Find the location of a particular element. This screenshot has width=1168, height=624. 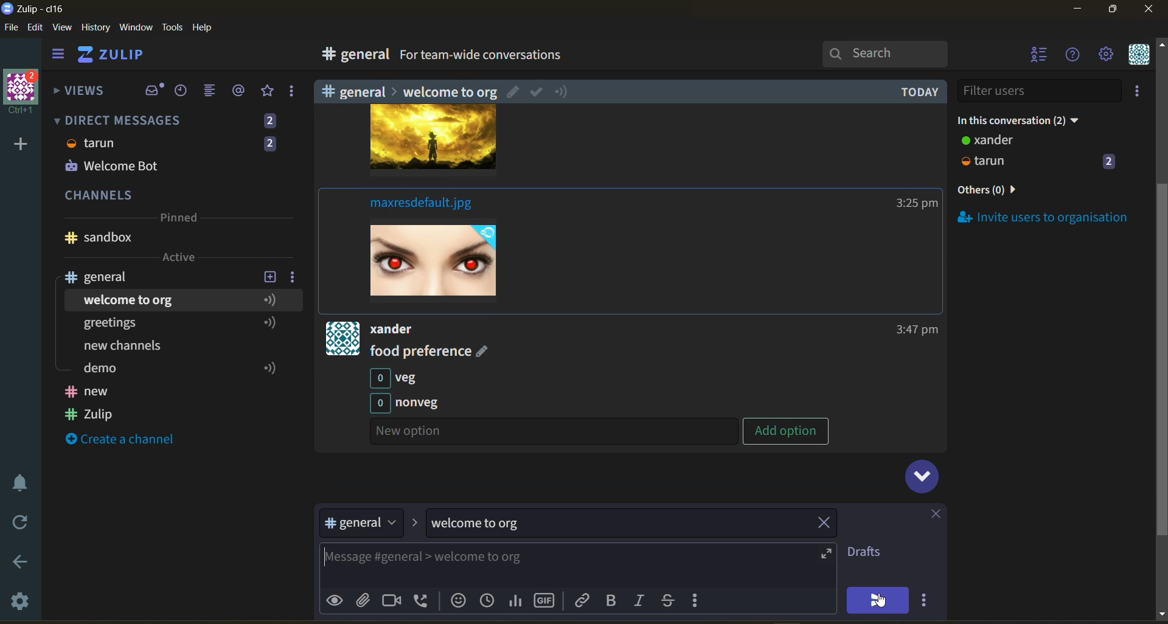

favorites is located at coordinates (268, 91).